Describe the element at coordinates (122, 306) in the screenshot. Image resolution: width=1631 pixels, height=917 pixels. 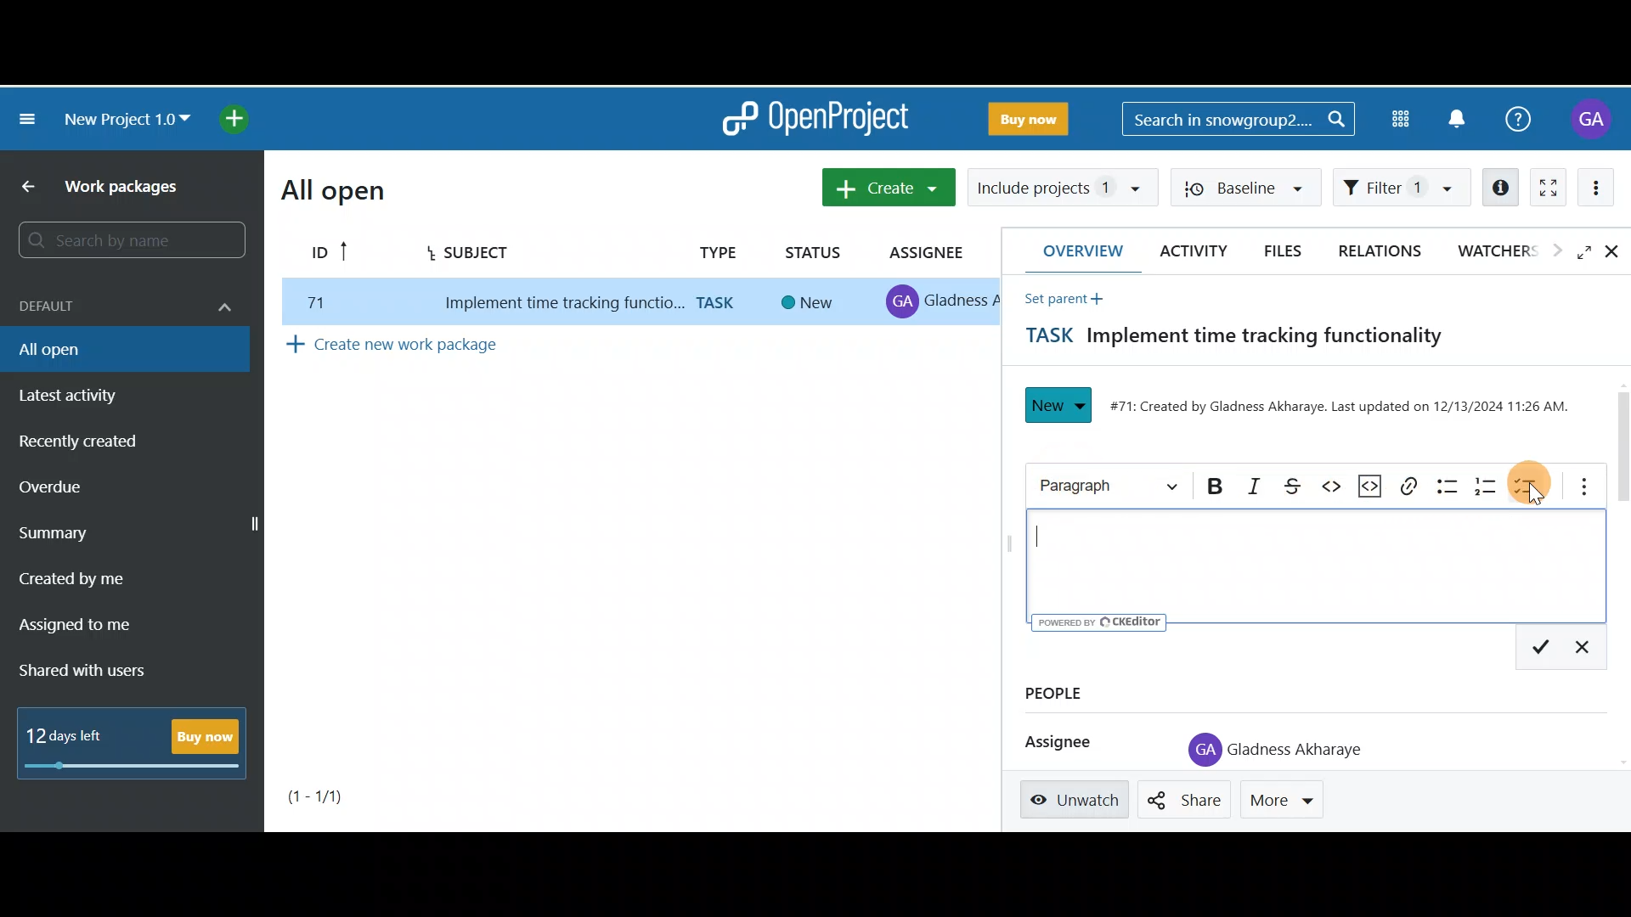
I see `Default` at that location.